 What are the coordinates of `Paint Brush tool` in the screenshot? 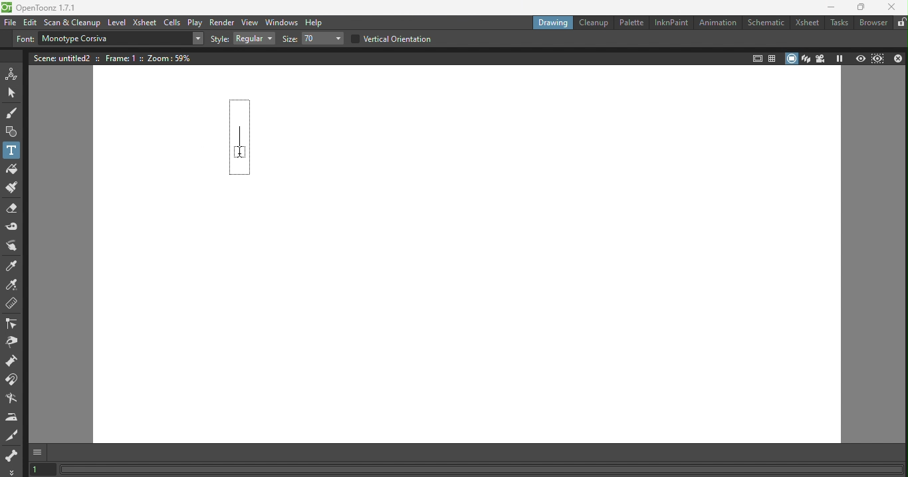 It's located at (14, 188).